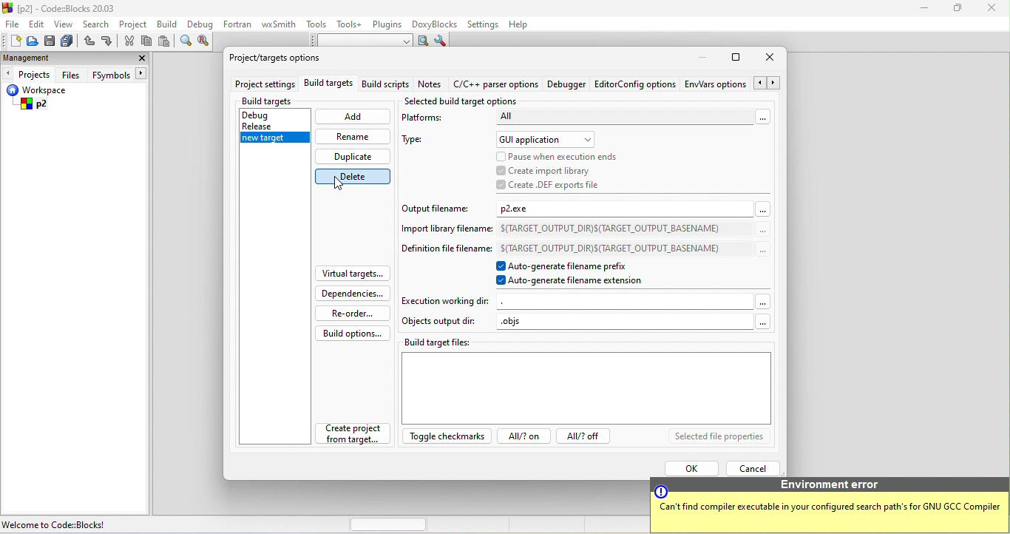 Image resolution: width=1010 pixels, height=534 pixels. I want to click on type, so click(419, 142).